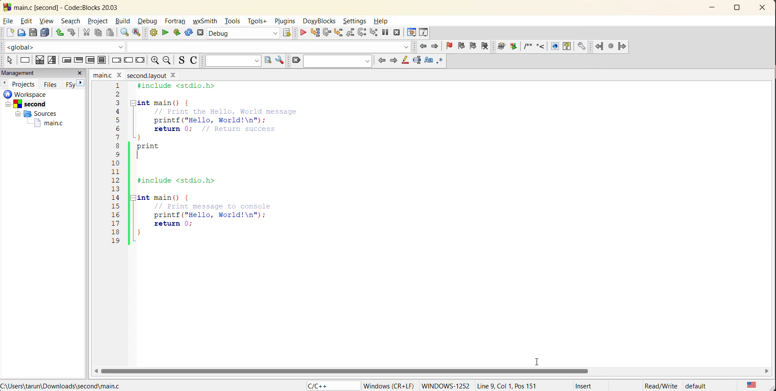 The height and width of the screenshot is (391, 776). I want to click on replace, so click(140, 34).